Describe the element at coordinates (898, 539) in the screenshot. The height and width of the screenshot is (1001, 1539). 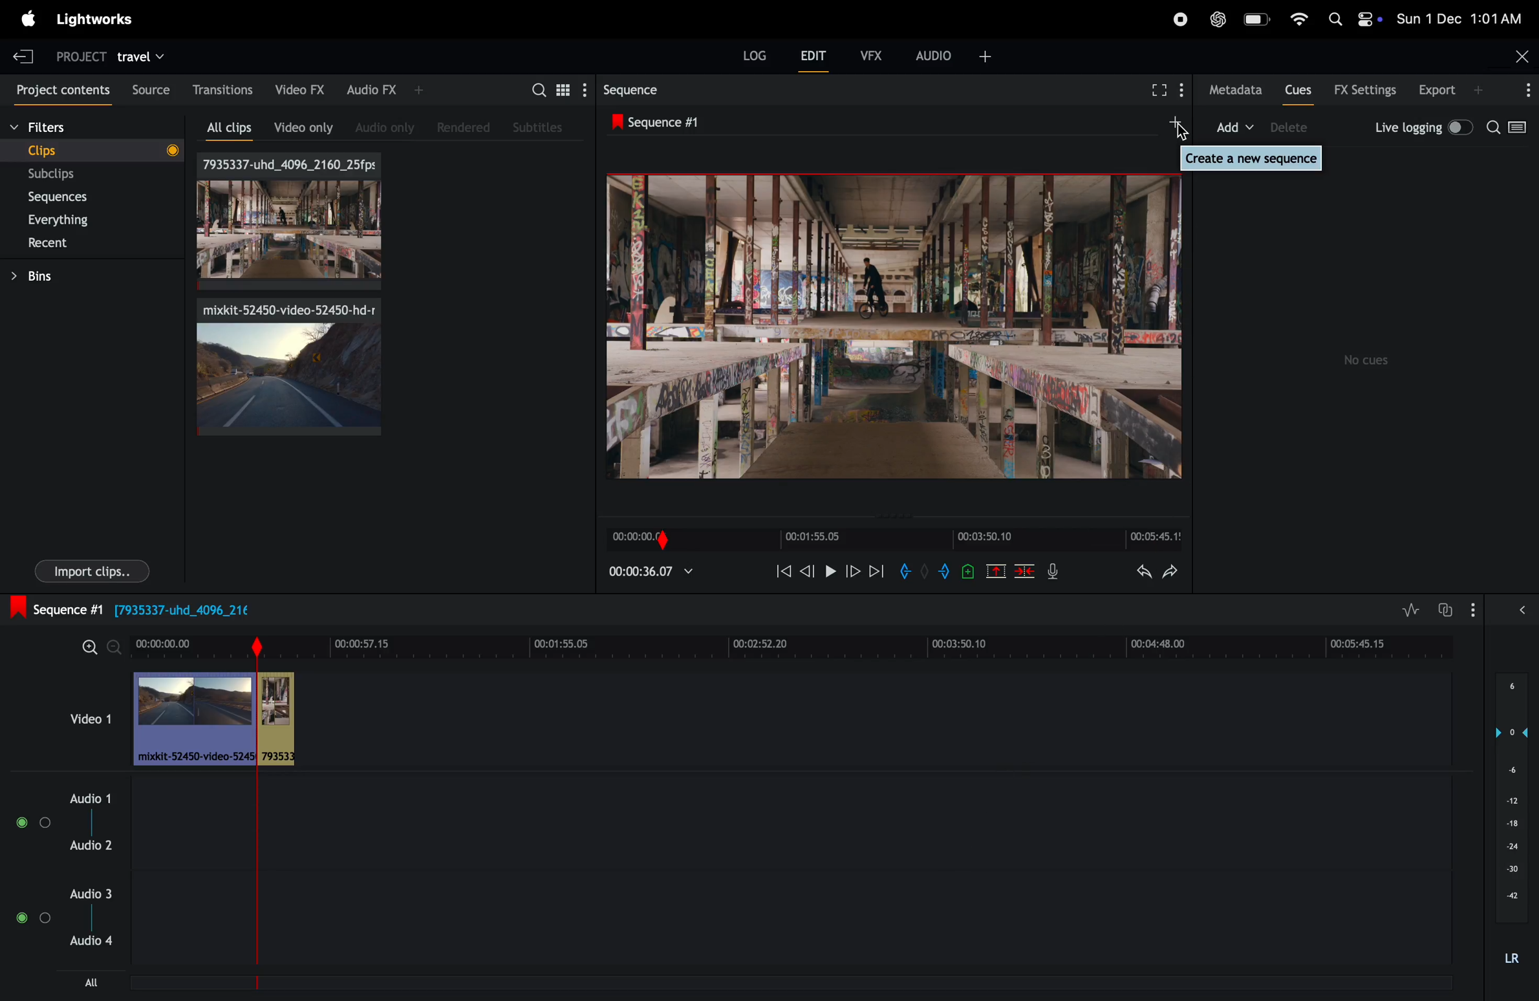
I see `time frame` at that location.